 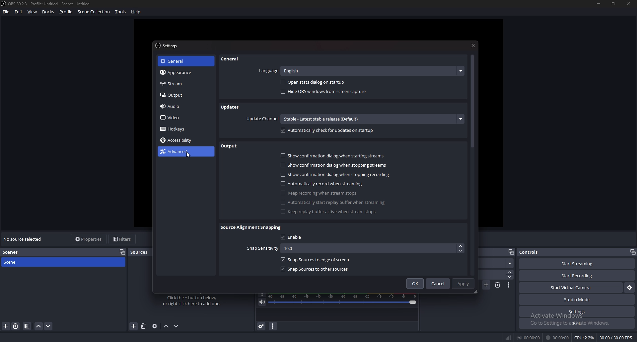 What do you see at coordinates (39, 327) in the screenshot?
I see `move scene up` at bounding box center [39, 327].